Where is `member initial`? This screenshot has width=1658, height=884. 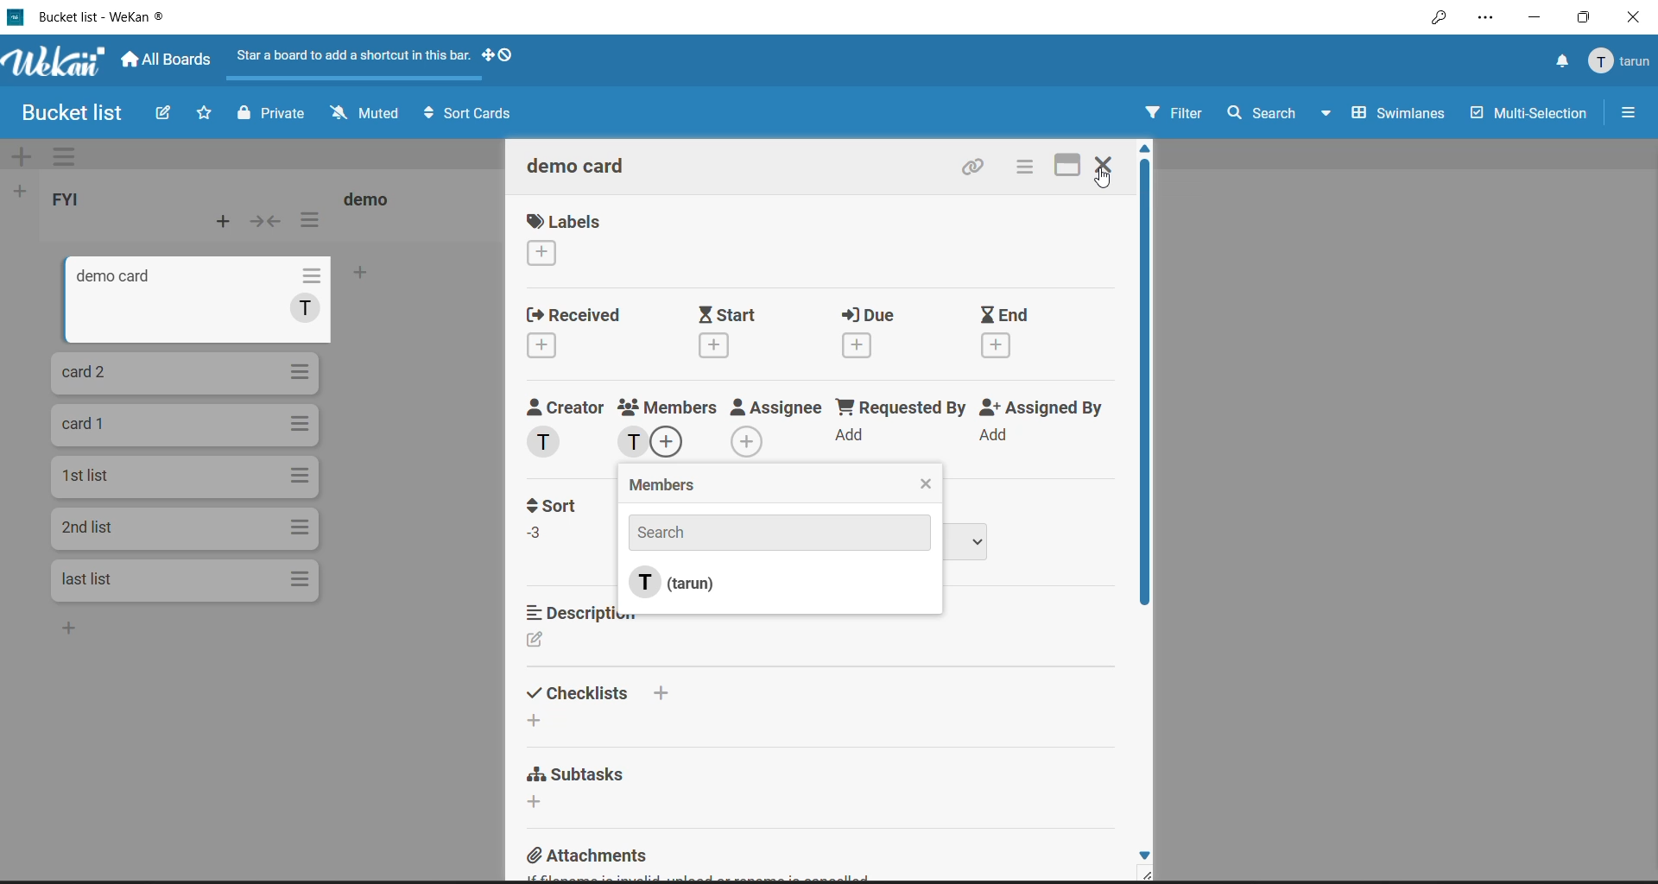
member initial is located at coordinates (632, 443).